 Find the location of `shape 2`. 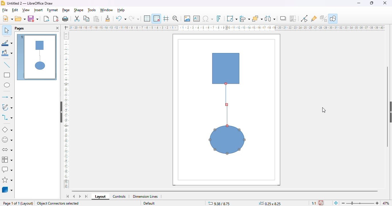

shape 2 is located at coordinates (228, 140).